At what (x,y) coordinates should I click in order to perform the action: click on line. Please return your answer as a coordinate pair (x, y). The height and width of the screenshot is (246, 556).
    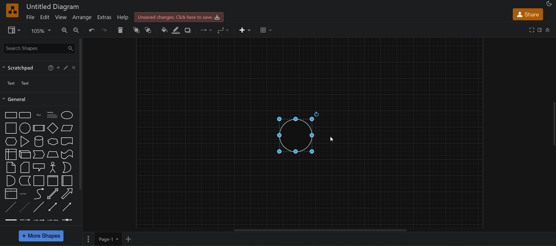
    Looking at the image, I should click on (39, 208).